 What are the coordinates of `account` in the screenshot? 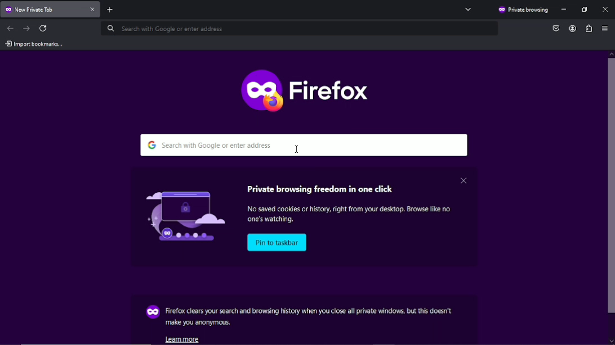 It's located at (571, 29).